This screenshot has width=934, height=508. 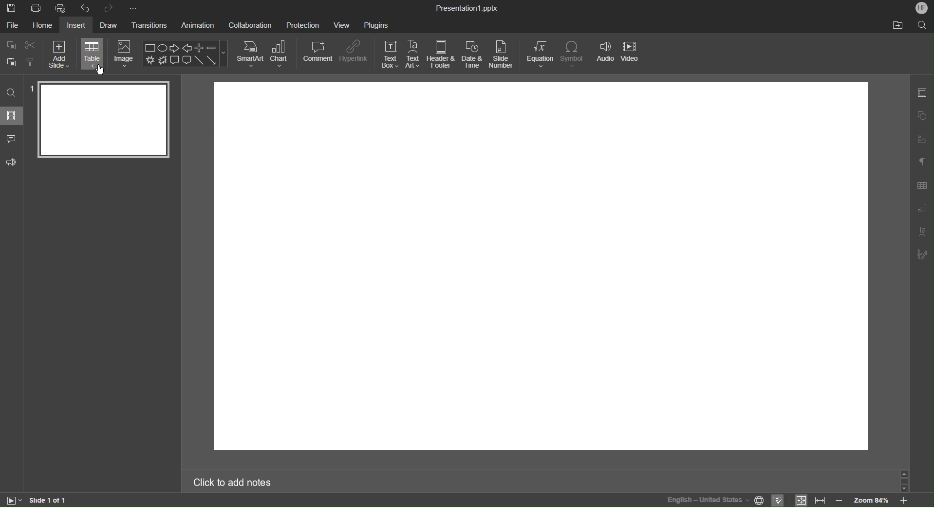 What do you see at coordinates (903, 481) in the screenshot?
I see `scroll bar` at bounding box center [903, 481].